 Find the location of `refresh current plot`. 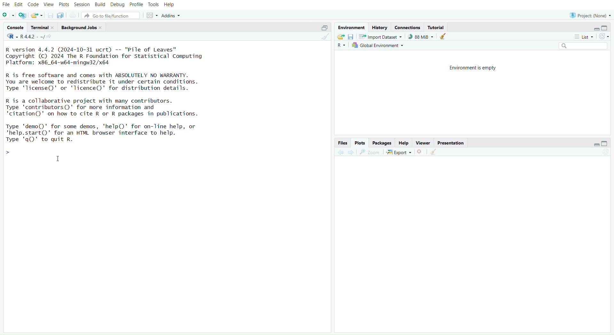

refresh current plot is located at coordinates (605, 153).